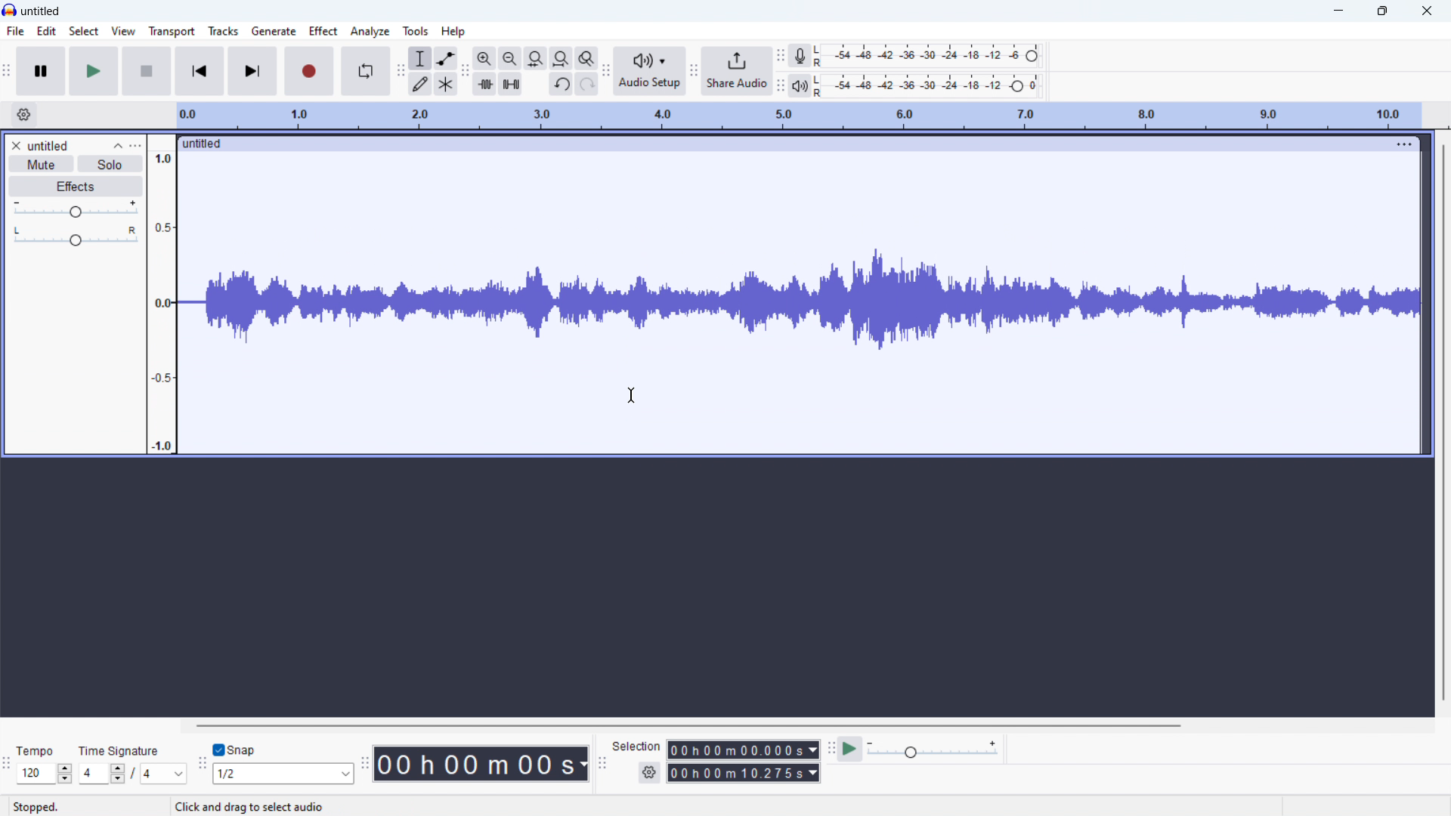 Image resolution: width=1451 pixels, height=816 pixels. What do you see at coordinates (510, 58) in the screenshot?
I see `zoom out` at bounding box center [510, 58].